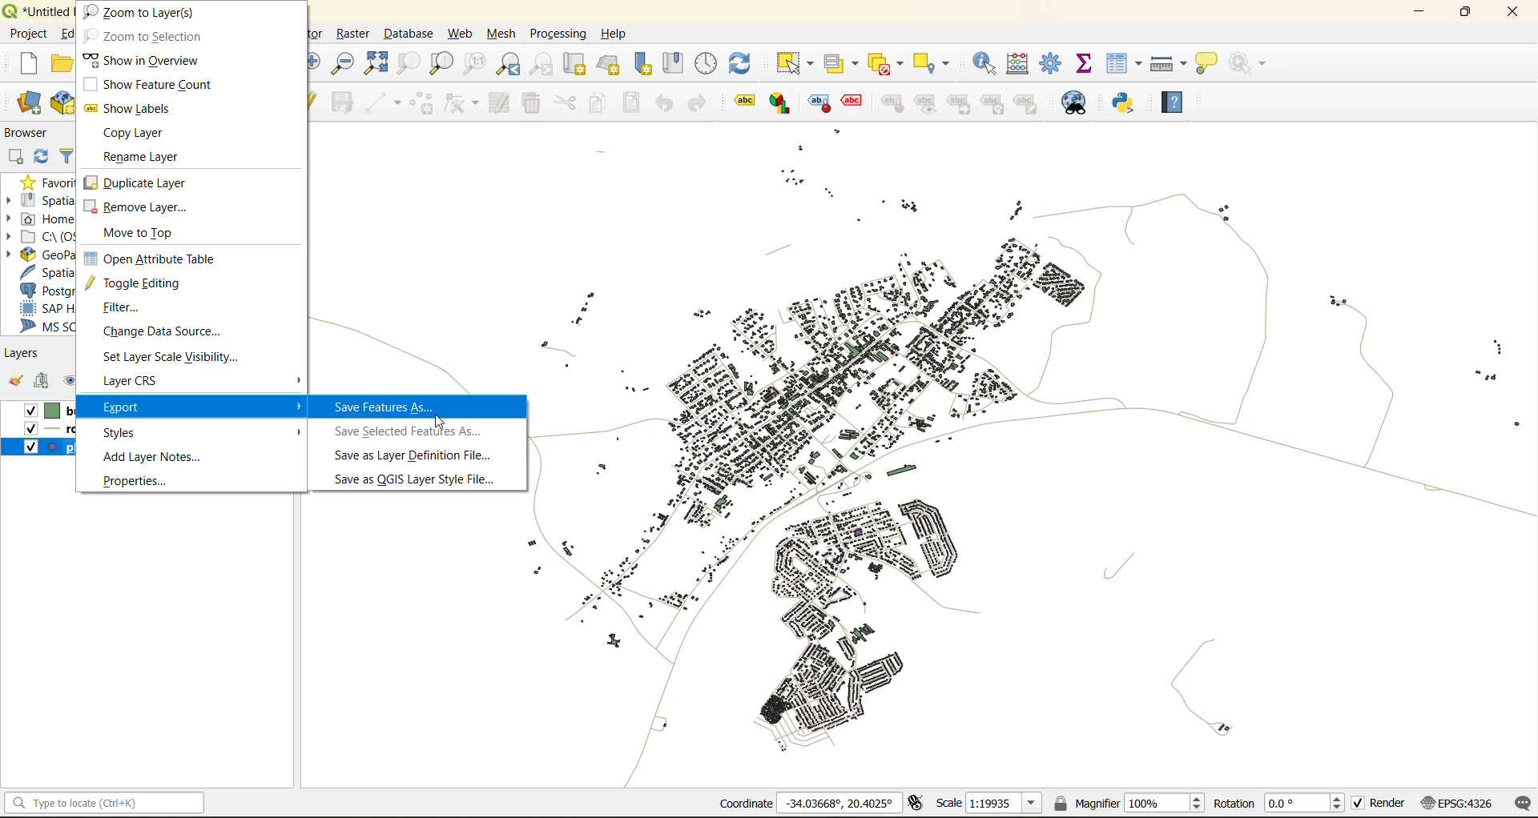 The height and width of the screenshot is (818, 1538). What do you see at coordinates (798, 63) in the screenshot?
I see `select` at bounding box center [798, 63].